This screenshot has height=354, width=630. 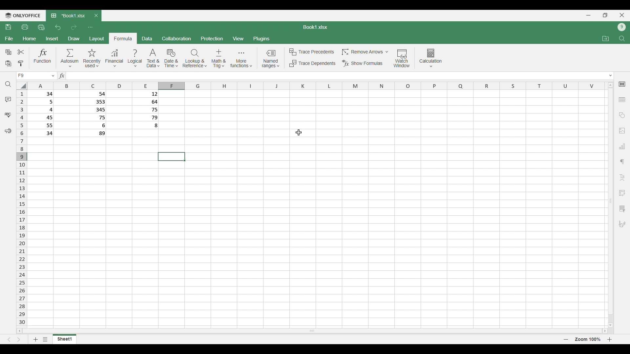 I want to click on Protection menu, so click(x=212, y=38).